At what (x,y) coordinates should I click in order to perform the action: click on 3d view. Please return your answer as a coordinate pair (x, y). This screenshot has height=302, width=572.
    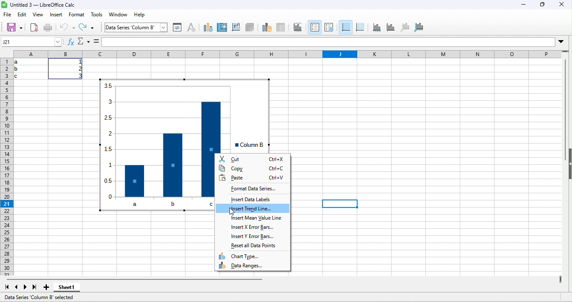
    Looking at the image, I should click on (250, 28).